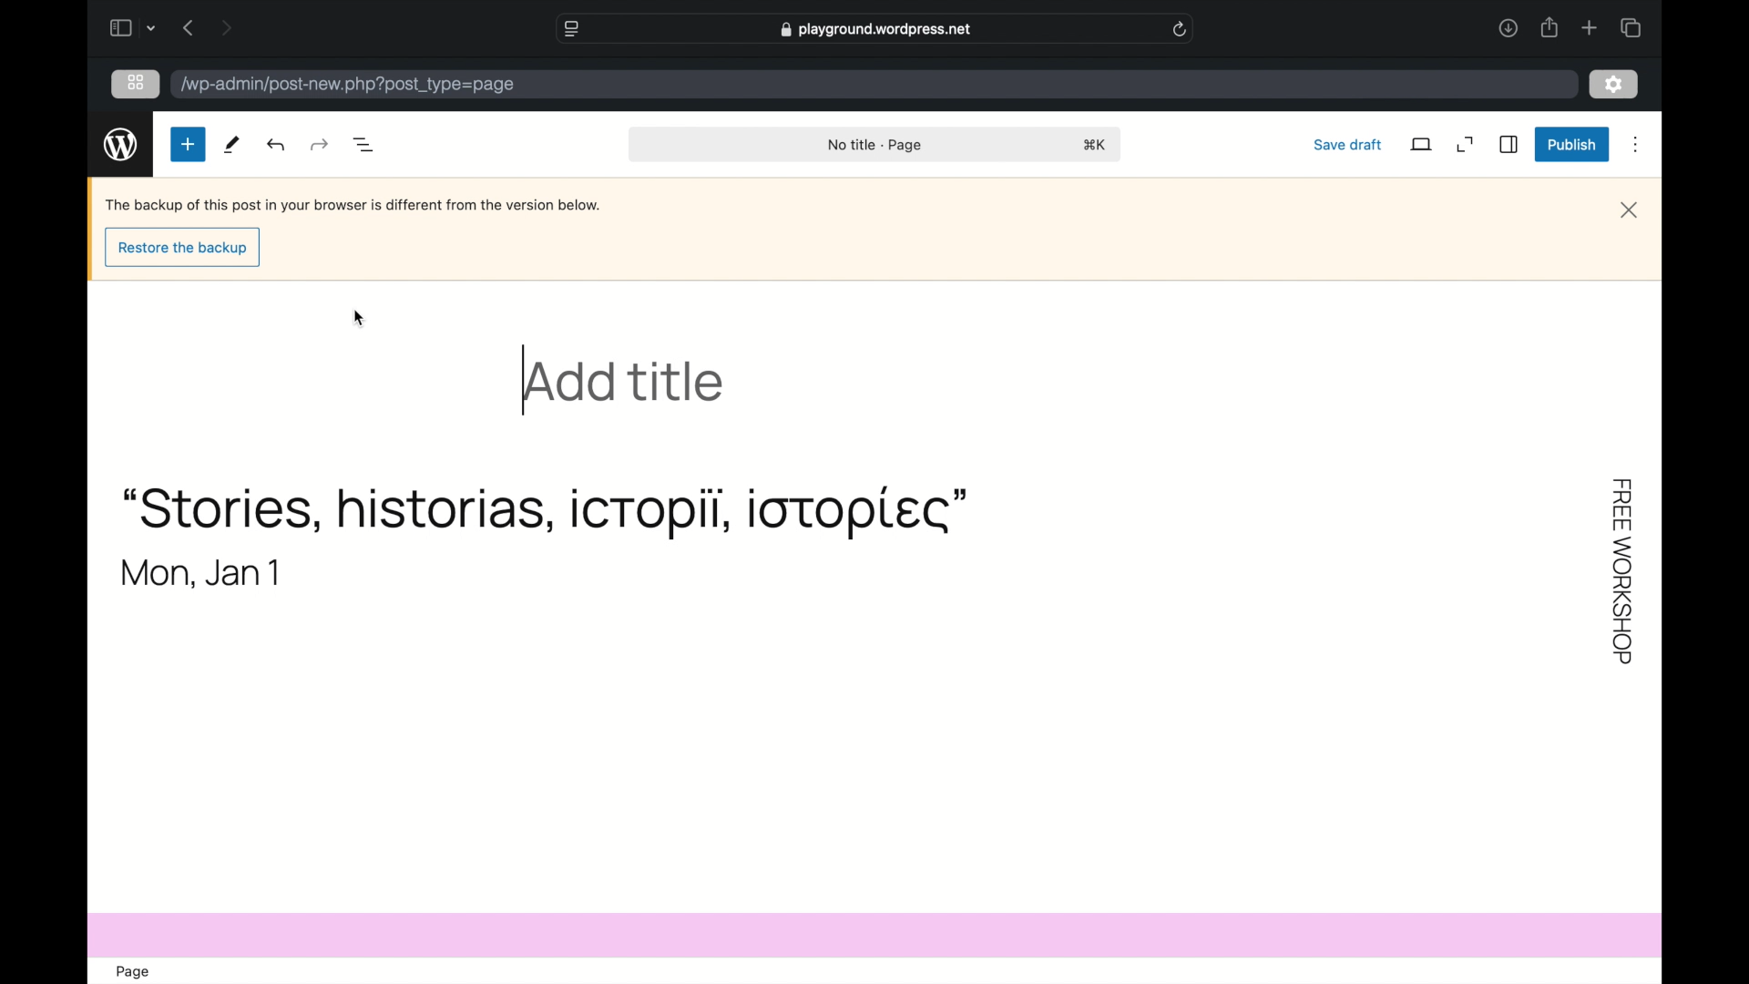  Describe the element at coordinates (1180, 30) in the screenshot. I see `refresh` at that location.